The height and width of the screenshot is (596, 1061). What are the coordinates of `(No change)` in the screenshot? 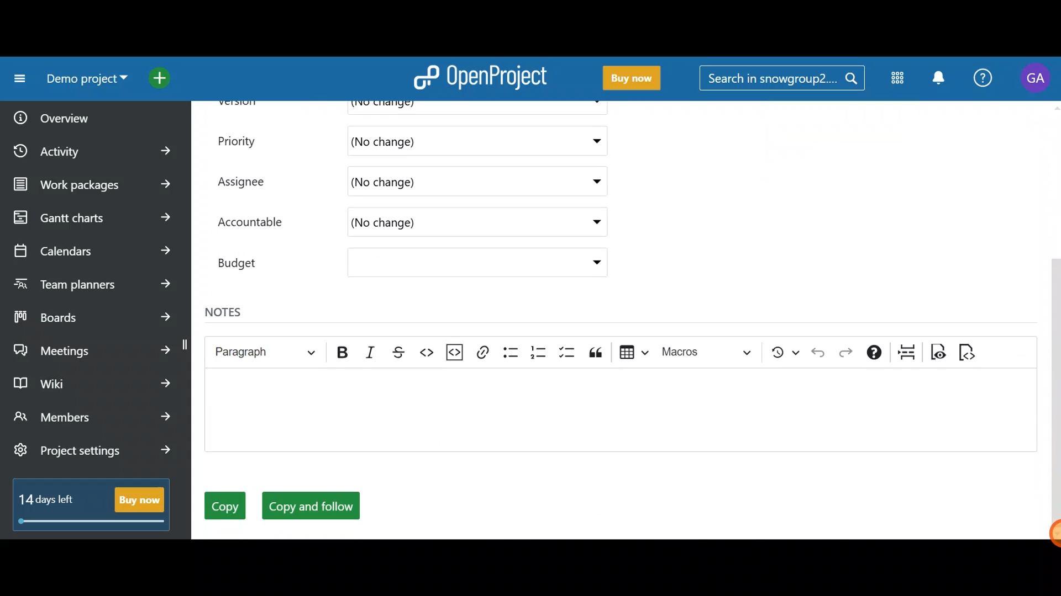 It's located at (451, 183).